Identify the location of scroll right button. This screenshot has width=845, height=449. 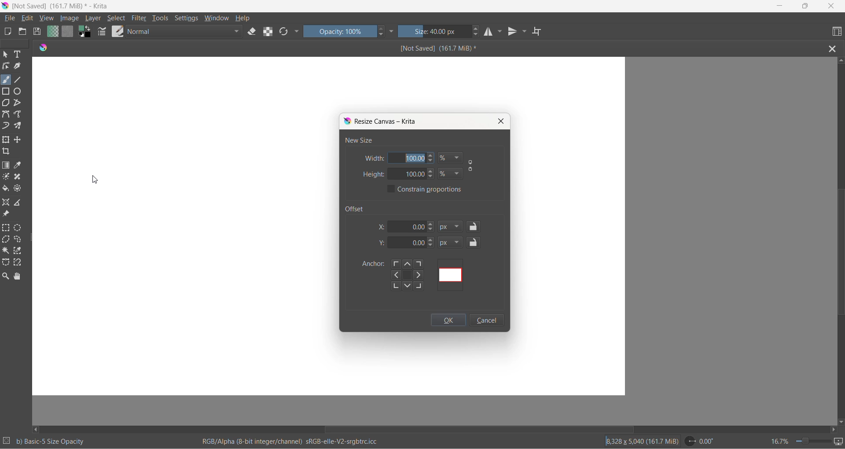
(833, 430).